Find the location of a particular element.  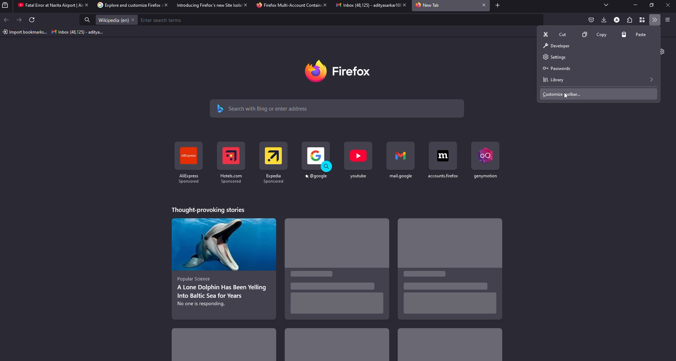

close is located at coordinates (134, 20).